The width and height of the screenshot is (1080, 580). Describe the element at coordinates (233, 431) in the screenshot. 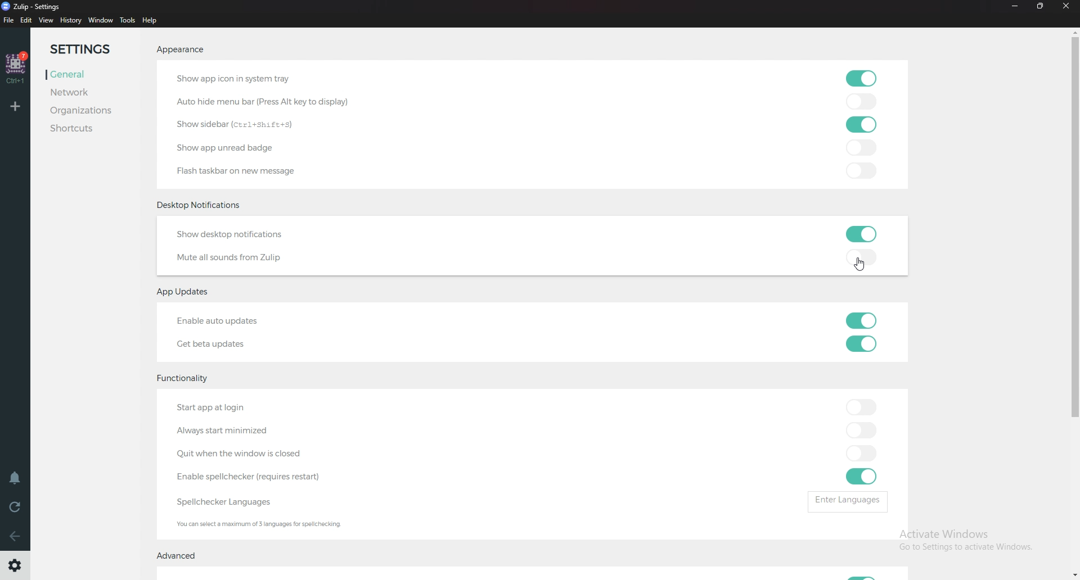

I see `Always start minimized` at that location.